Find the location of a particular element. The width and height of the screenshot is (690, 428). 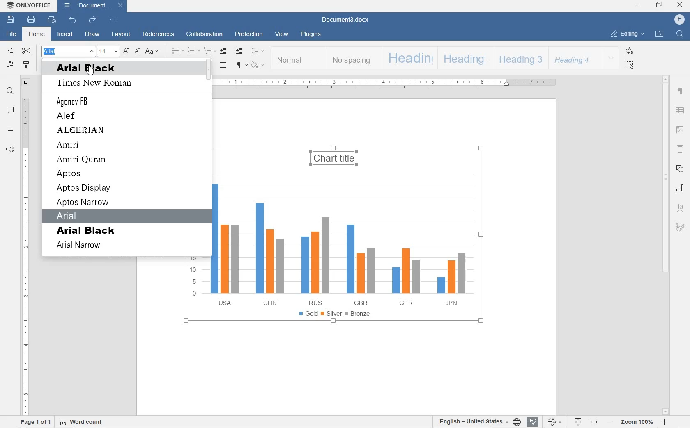

FIT TO PAGE OR WIDTH is located at coordinates (586, 421).